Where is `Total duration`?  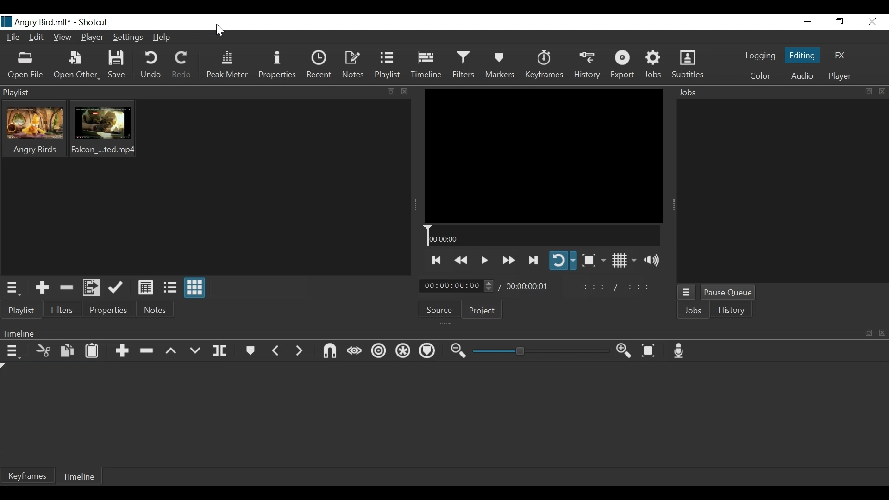
Total duration is located at coordinates (530, 287).